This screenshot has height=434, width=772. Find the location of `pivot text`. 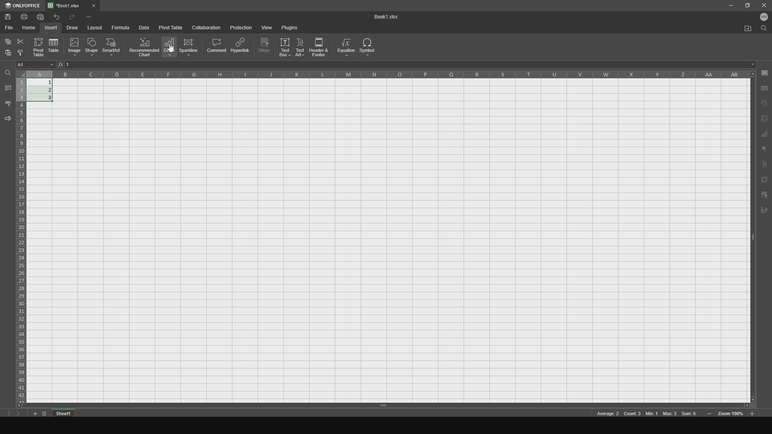

pivot text is located at coordinates (766, 180).